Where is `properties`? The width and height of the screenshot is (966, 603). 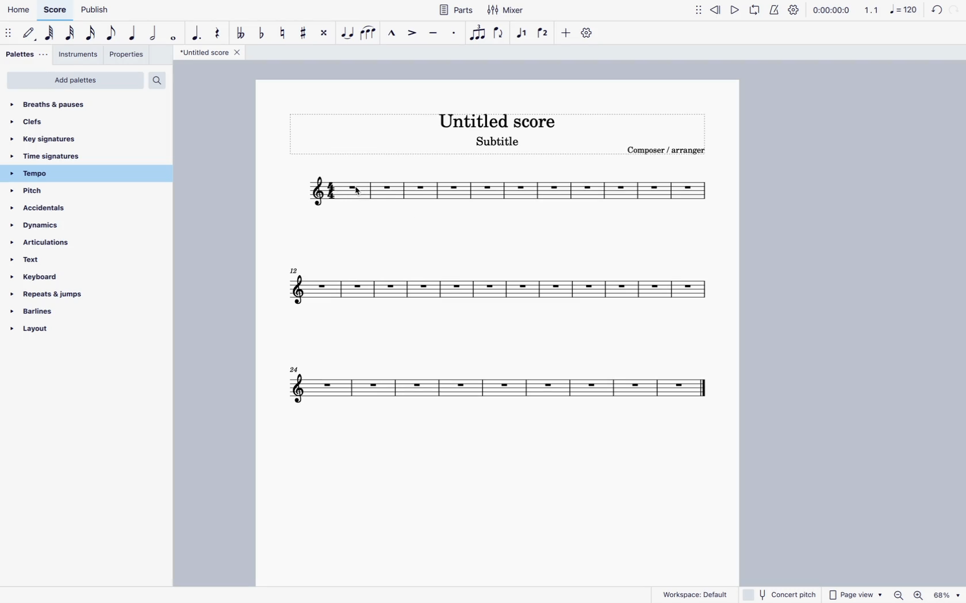 properties is located at coordinates (127, 54).